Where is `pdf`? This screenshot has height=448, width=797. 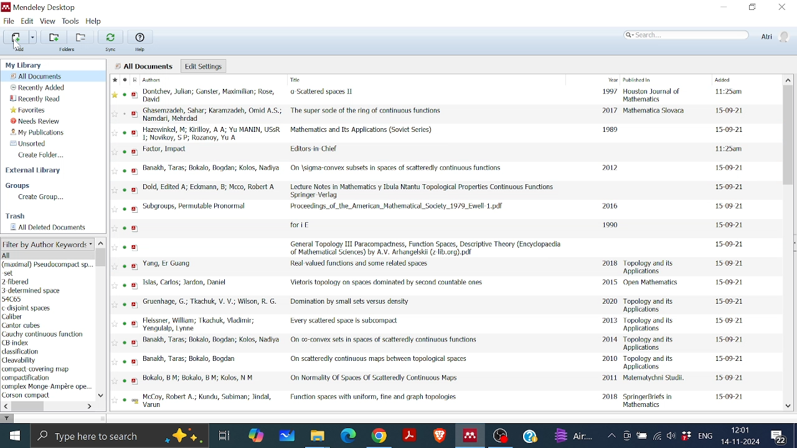
pdf is located at coordinates (136, 286).